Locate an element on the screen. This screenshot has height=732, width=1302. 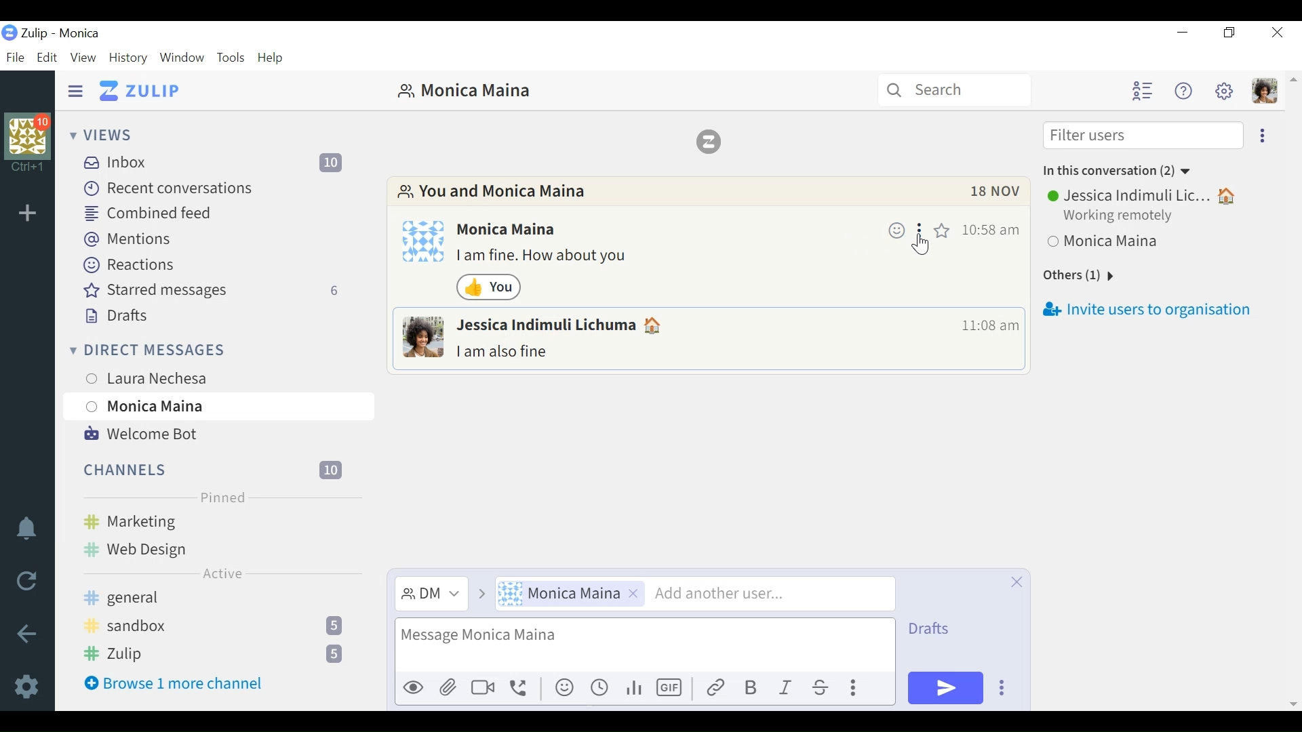
Edit is located at coordinates (47, 58).